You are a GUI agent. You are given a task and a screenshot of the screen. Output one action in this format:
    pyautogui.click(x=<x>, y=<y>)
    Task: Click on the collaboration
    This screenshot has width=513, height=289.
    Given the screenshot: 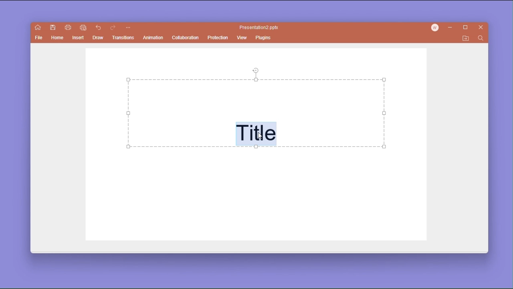 What is the action you would take?
    pyautogui.click(x=185, y=37)
    